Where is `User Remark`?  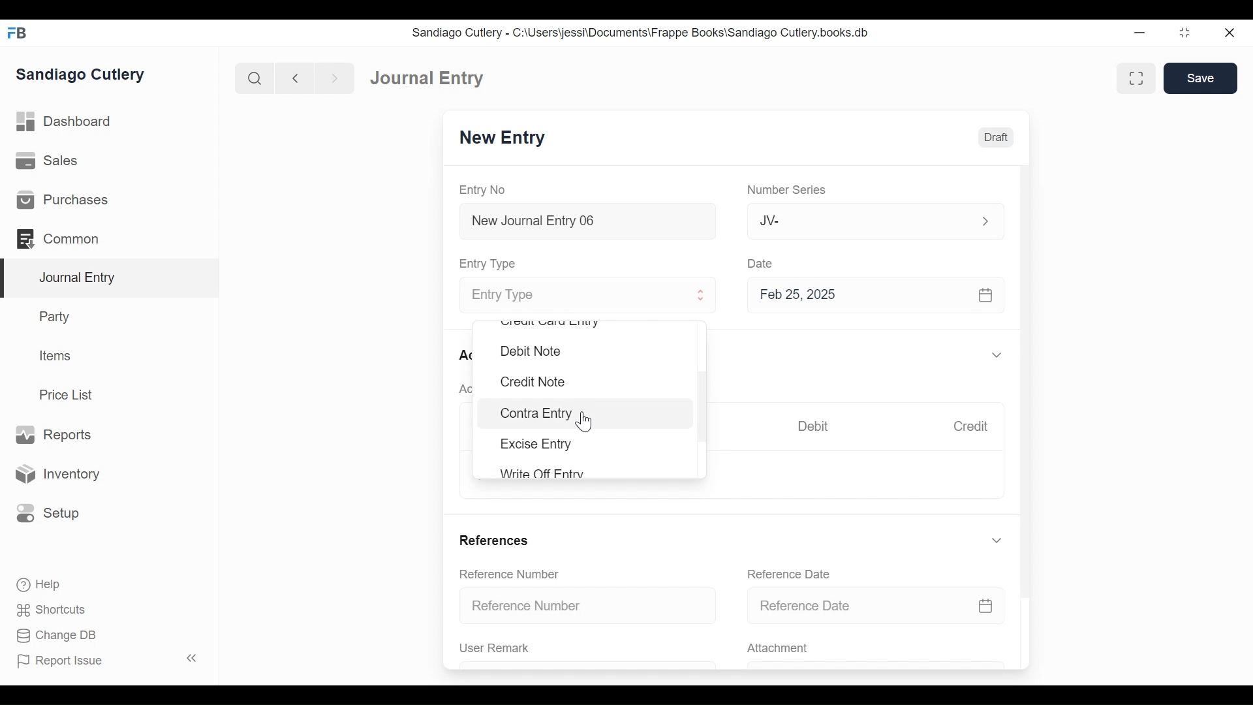
User Remark is located at coordinates (495, 648).